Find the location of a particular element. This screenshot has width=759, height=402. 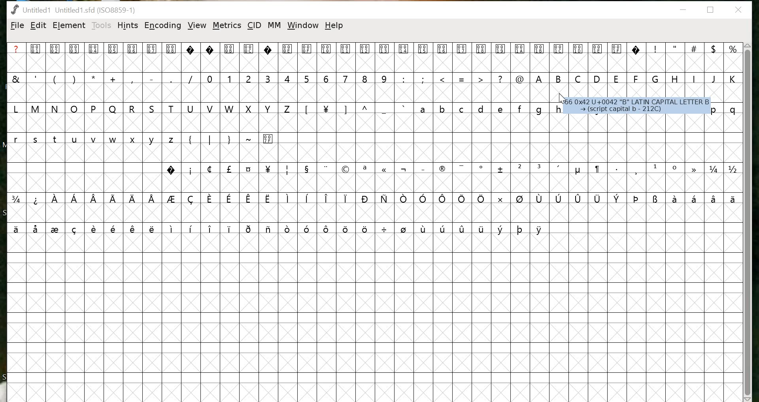

glyphs/black canvas is located at coordinates (373, 220).